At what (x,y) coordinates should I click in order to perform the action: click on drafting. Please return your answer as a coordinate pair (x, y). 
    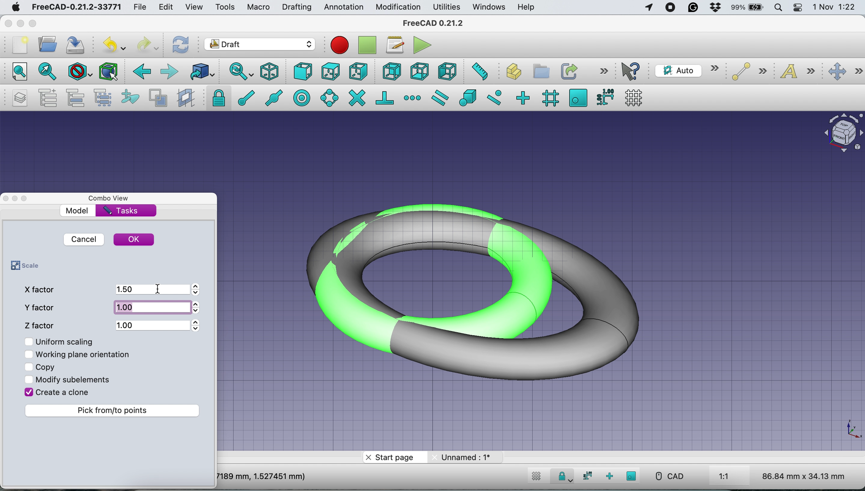
    Looking at the image, I should click on (296, 8).